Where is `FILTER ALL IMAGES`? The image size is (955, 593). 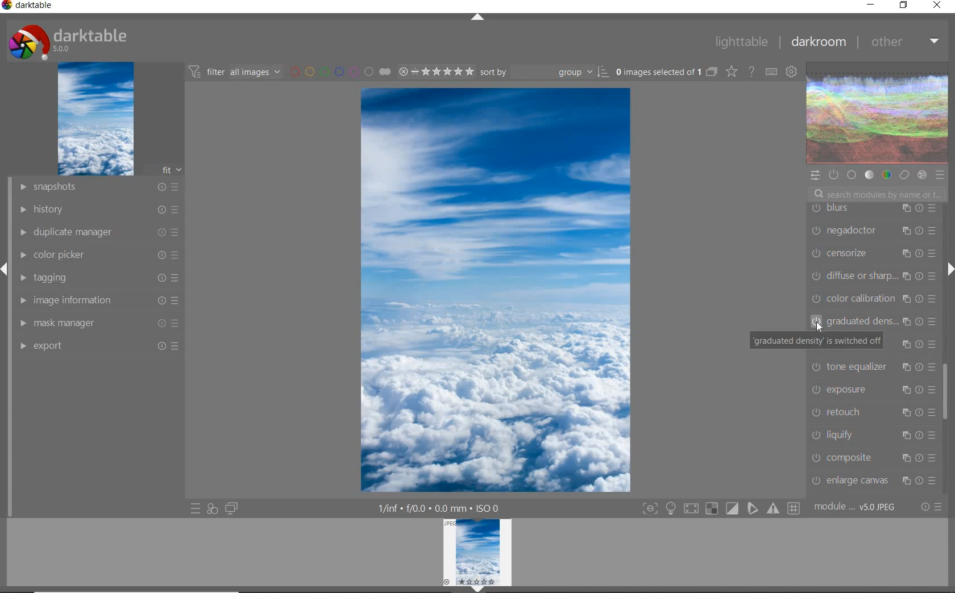
FILTER ALL IMAGES is located at coordinates (234, 72).